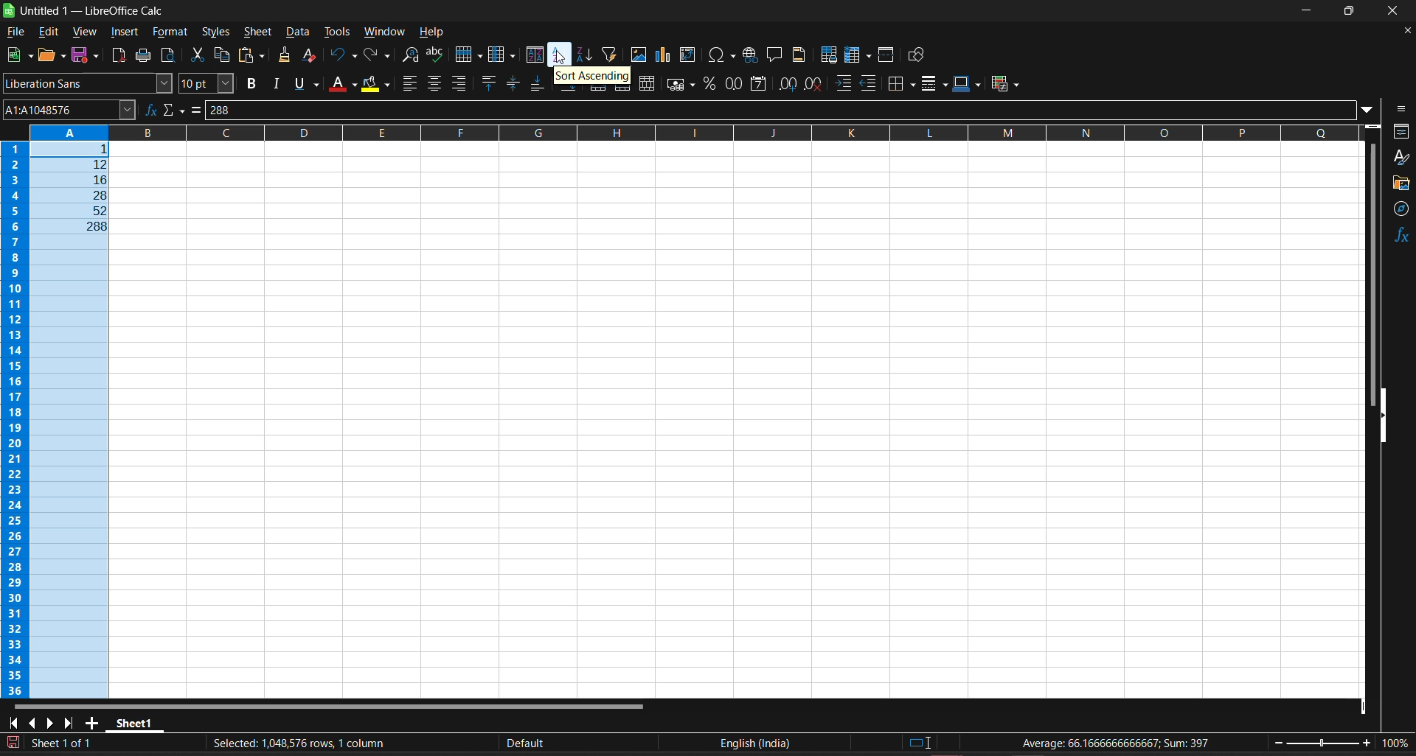 The width and height of the screenshot is (1416, 756). Describe the element at coordinates (299, 34) in the screenshot. I see `data` at that location.